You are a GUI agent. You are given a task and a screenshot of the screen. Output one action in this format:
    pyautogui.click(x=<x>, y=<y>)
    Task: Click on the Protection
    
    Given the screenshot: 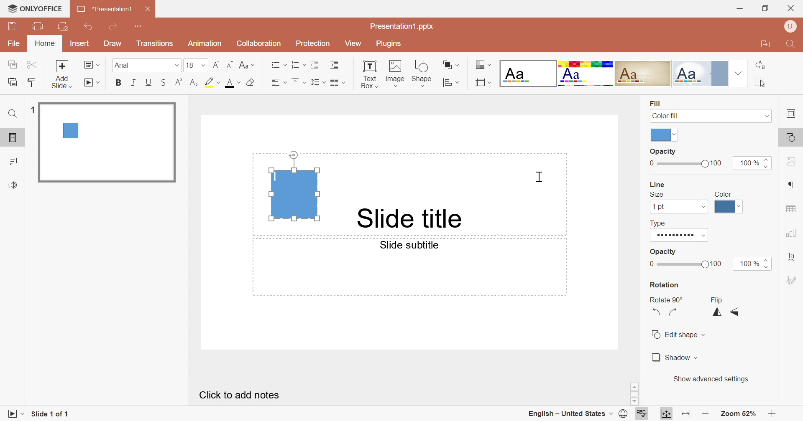 What is the action you would take?
    pyautogui.click(x=315, y=43)
    